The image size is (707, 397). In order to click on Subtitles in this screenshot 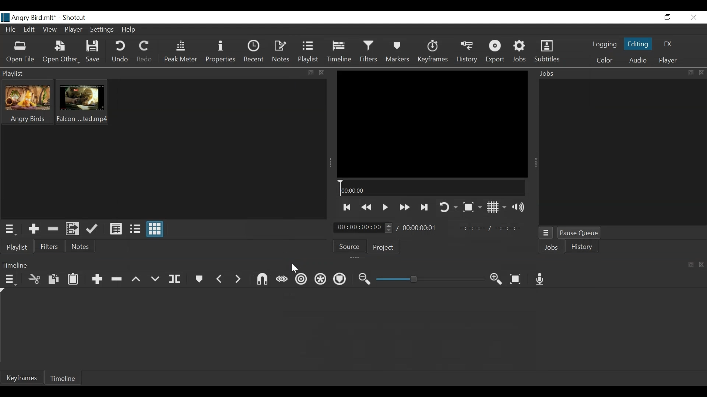, I will do `click(548, 51)`.